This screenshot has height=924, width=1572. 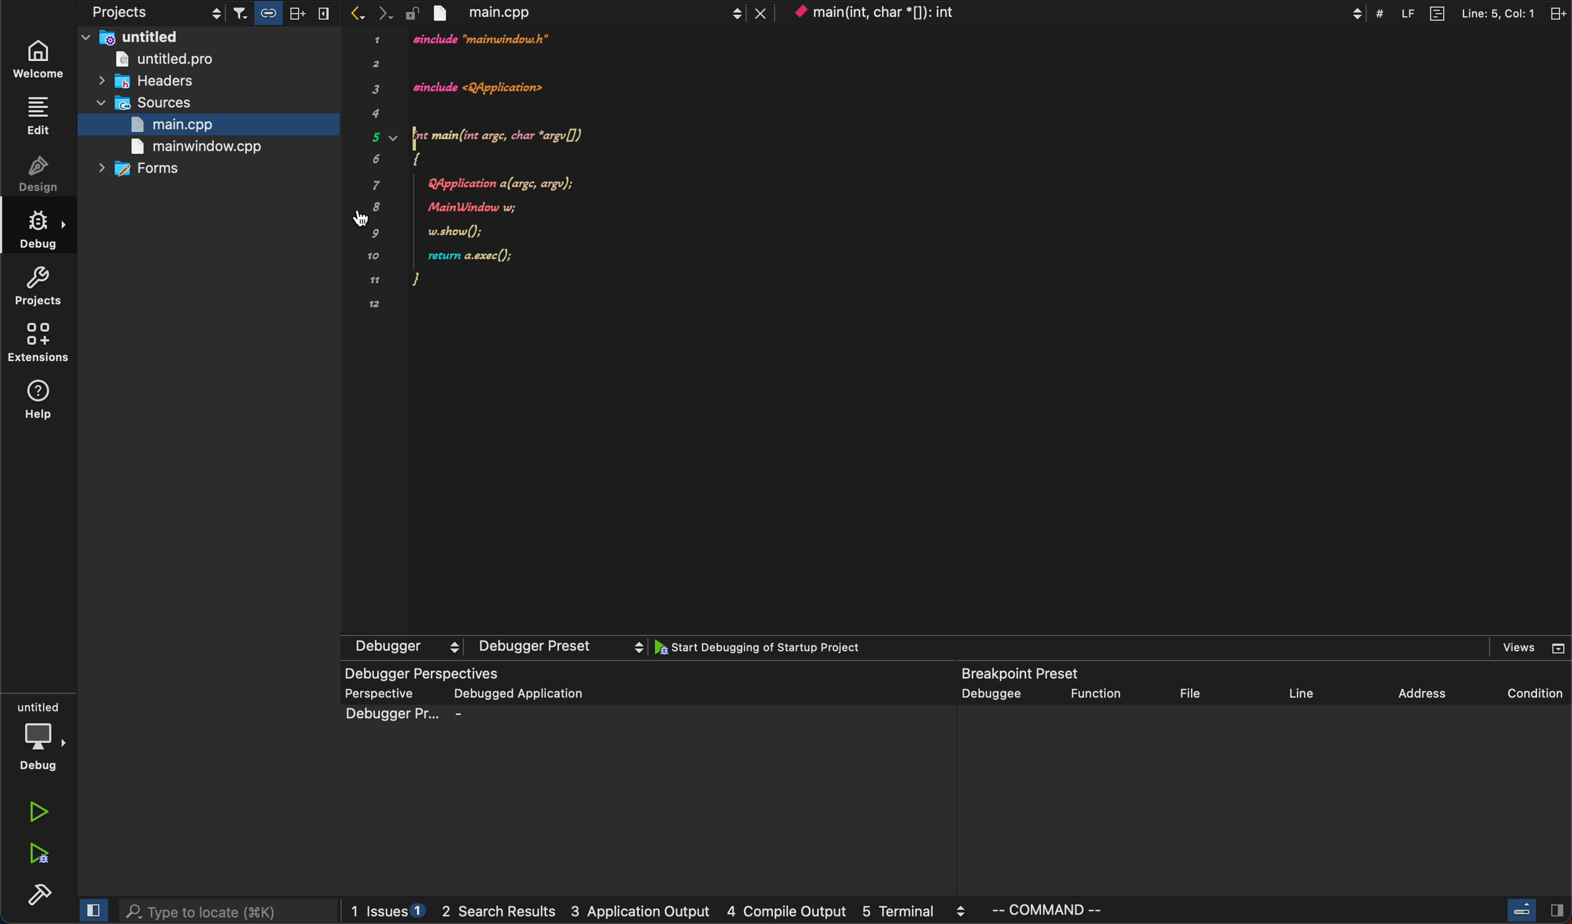 What do you see at coordinates (374, 173) in the screenshot?
I see `12345678by91012` at bounding box center [374, 173].